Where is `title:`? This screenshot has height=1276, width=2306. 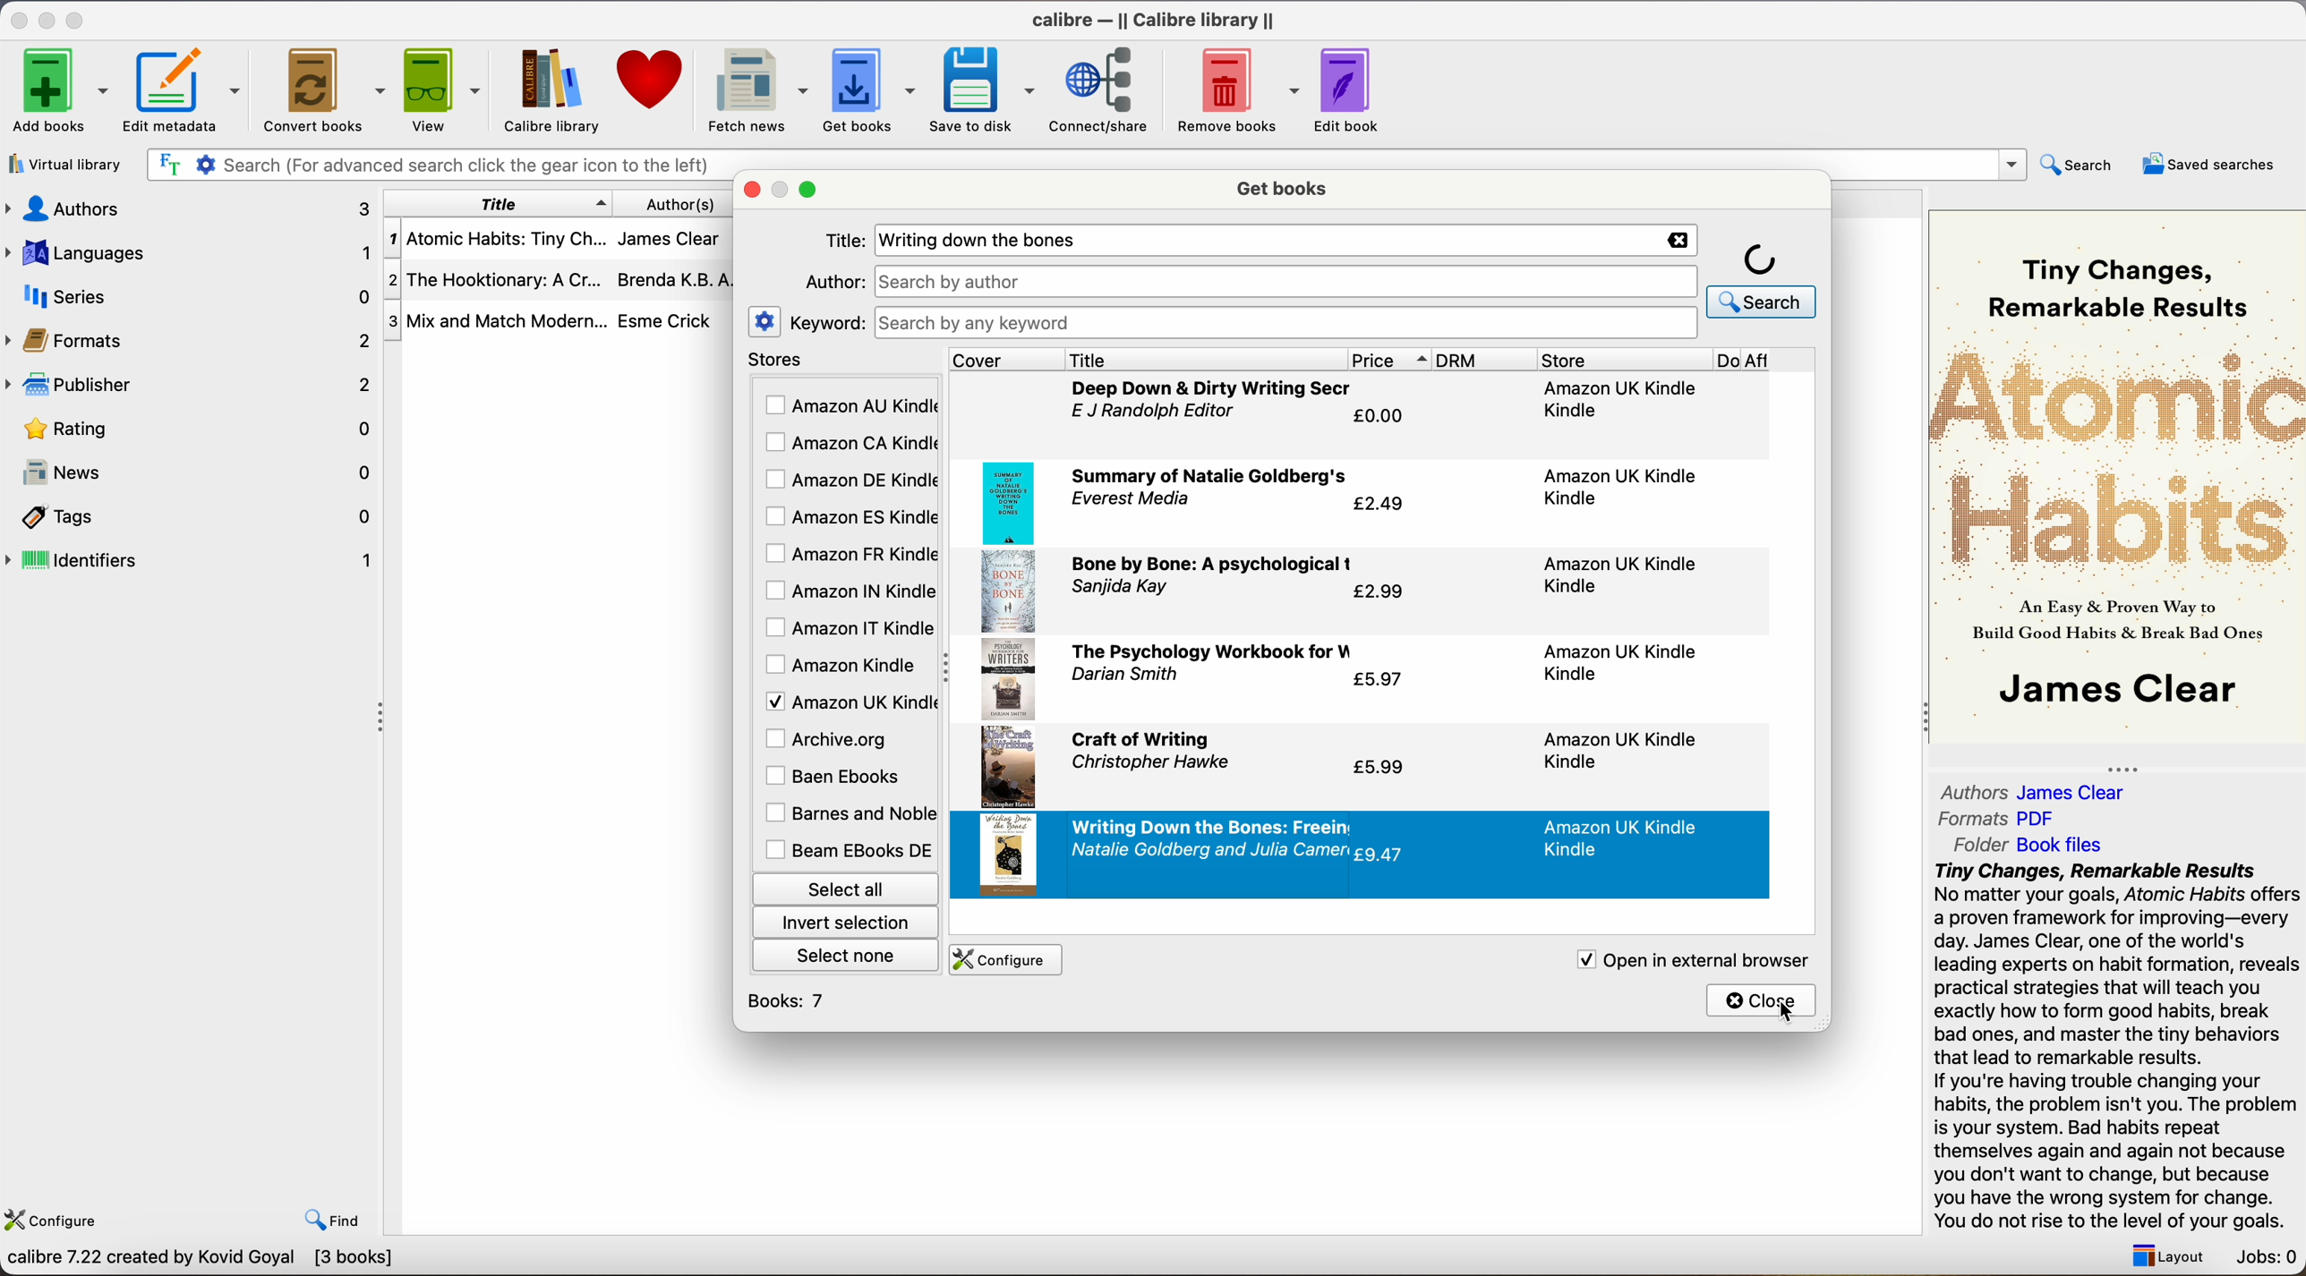
title: is located at coordinates (844, 242).